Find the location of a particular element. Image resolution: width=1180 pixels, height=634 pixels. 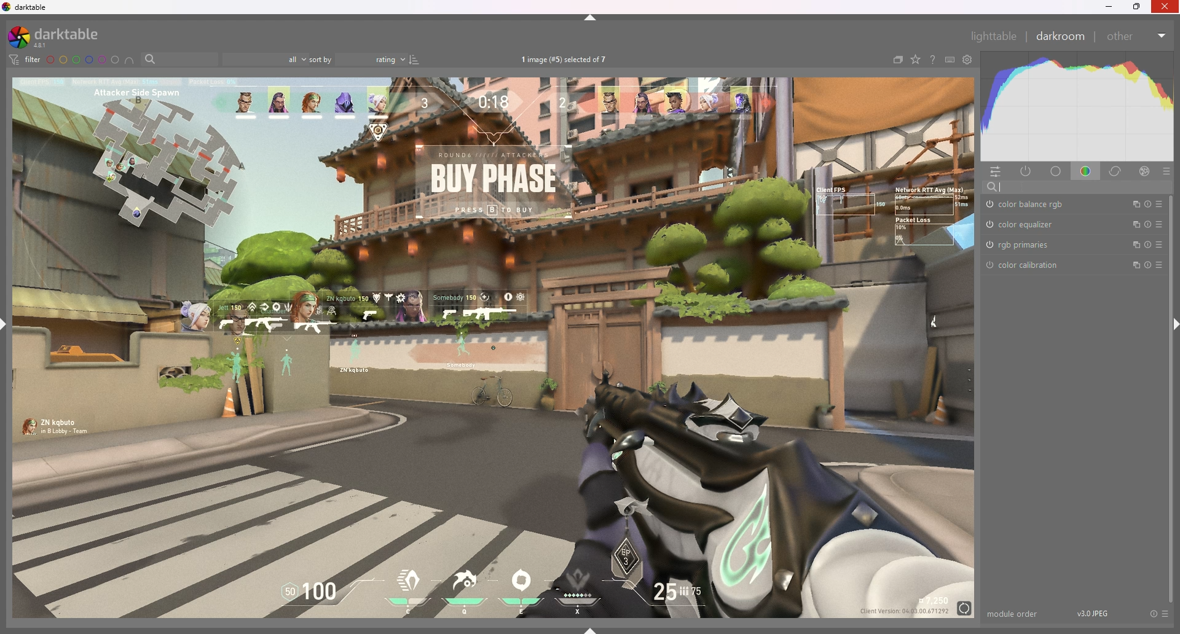

multiple instances action is located at coordinates (1133, 205).